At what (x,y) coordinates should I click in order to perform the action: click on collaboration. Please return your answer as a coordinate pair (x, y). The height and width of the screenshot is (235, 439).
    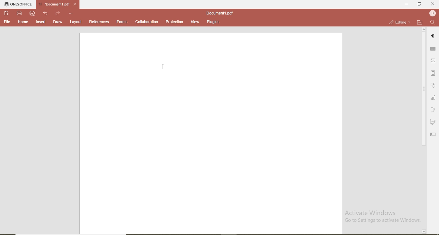
    Looking at the image, I should click on (147, 22).